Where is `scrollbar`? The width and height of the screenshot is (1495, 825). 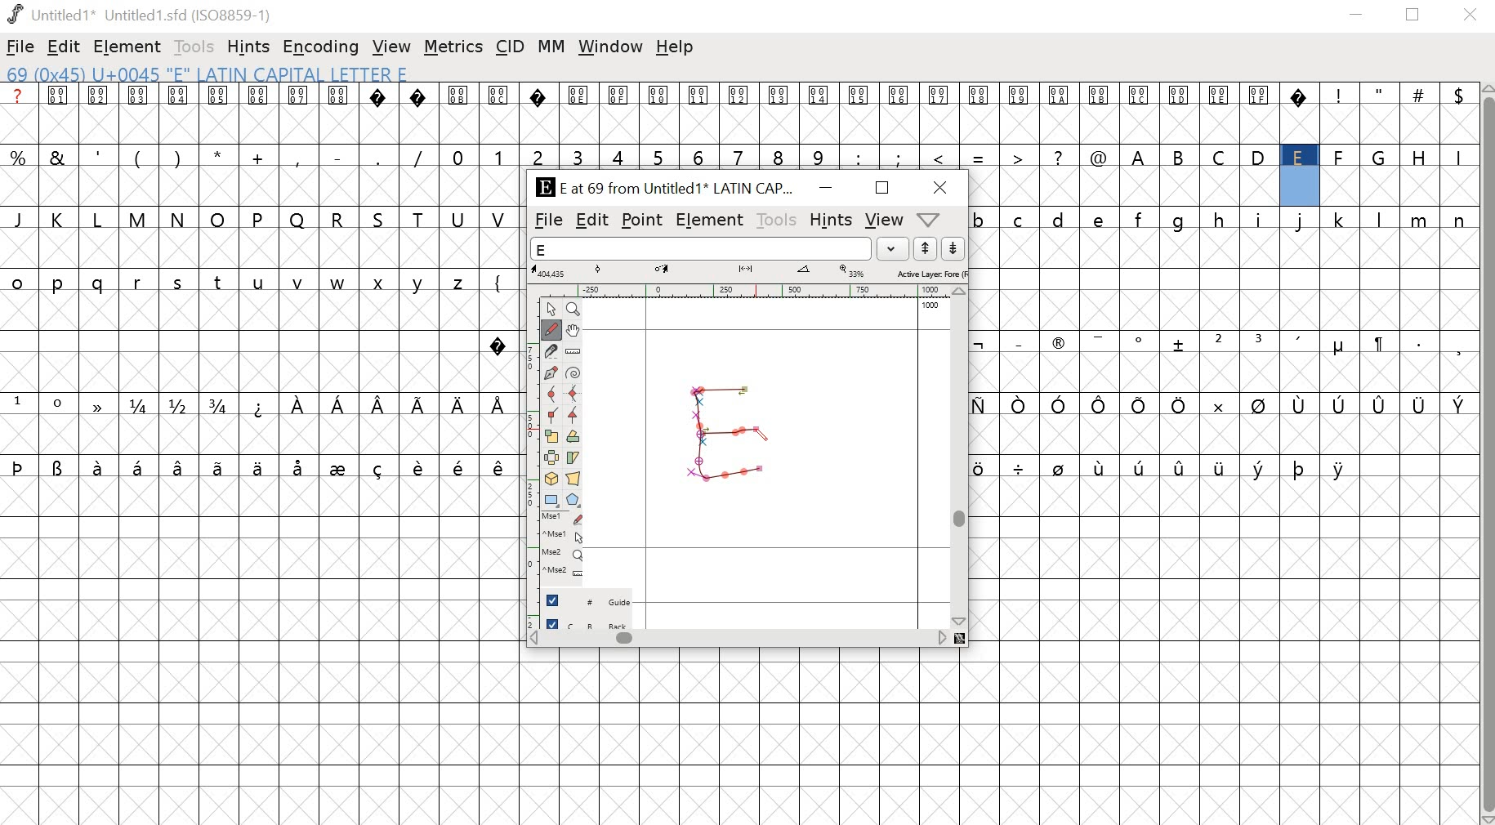 scrollbar is located at coordinates (962, 457).